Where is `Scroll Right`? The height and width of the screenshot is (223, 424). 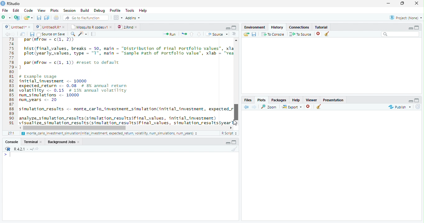
Scroll Right is located at coordinates (231, 127).